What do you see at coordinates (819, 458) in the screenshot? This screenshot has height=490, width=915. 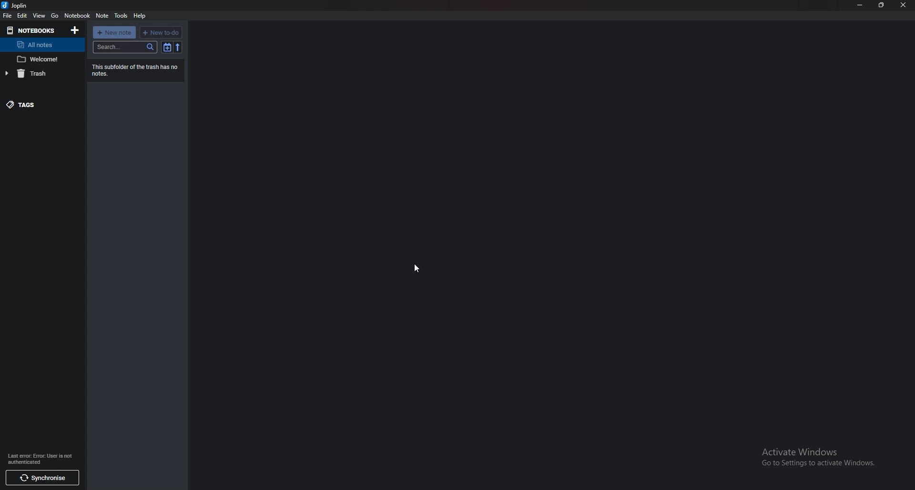 I see `Activate windows pop up` at bounding box center [819, 458].